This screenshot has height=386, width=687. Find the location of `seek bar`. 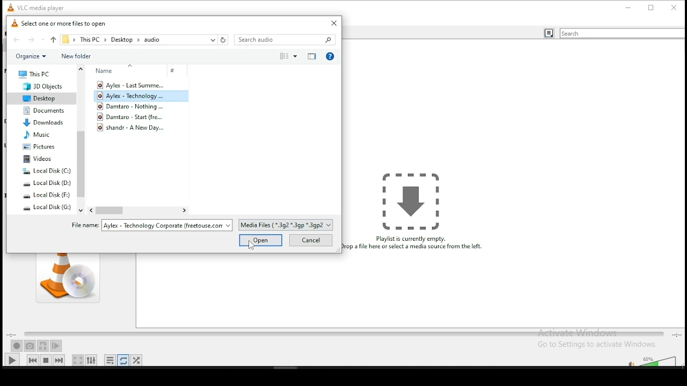

seek bar is located at coordinates (343, 335).